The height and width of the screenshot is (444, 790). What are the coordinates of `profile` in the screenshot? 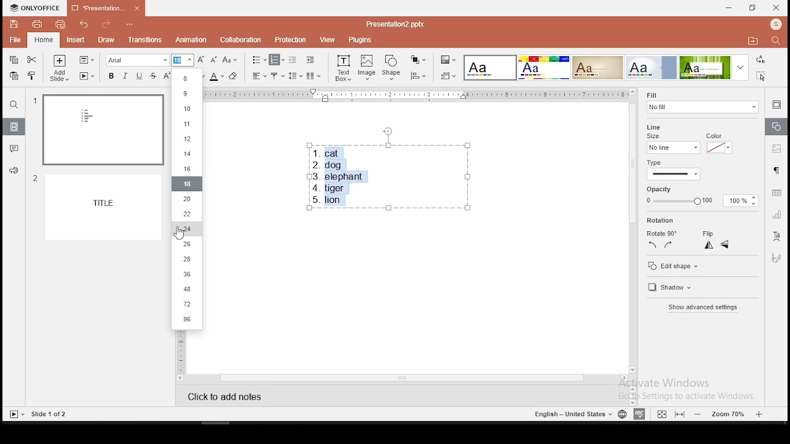 It's located at (774, 24).